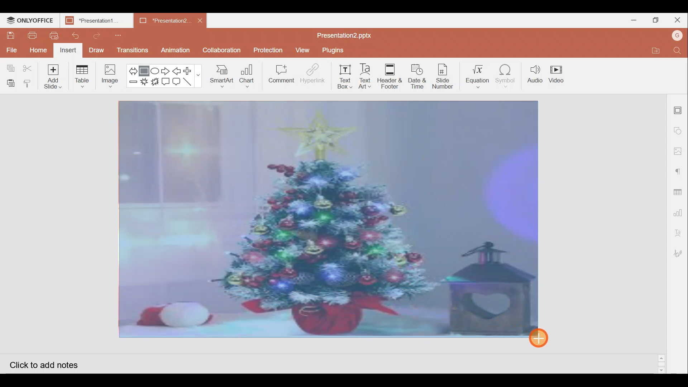  Describe the element at coordinates (97, 51) in the screenshot. I see `Draw` at that location.